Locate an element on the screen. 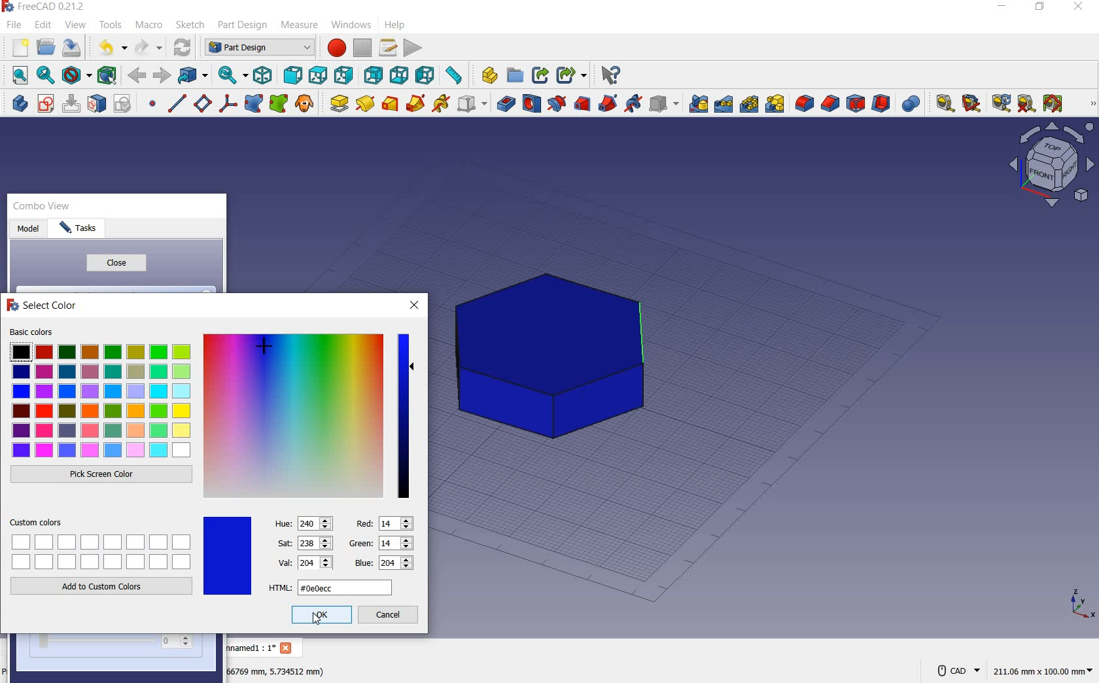 Image resolution: width=1099 pixels, height=683 pixels. color mix is located at coordinates (404, 415).